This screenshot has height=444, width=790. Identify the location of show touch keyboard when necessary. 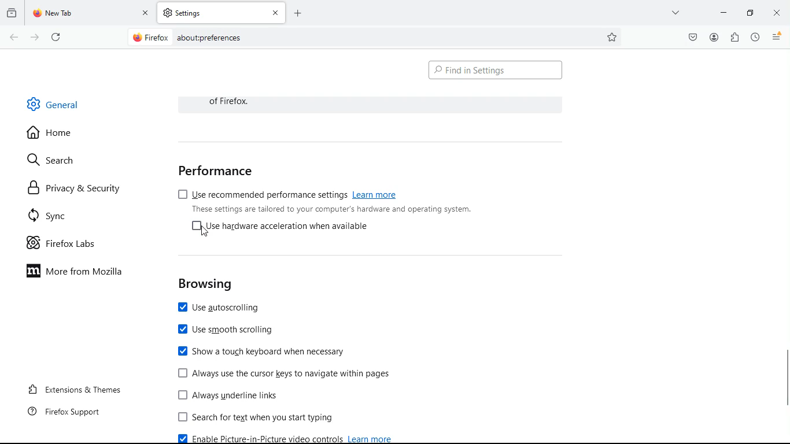
(261, 350).